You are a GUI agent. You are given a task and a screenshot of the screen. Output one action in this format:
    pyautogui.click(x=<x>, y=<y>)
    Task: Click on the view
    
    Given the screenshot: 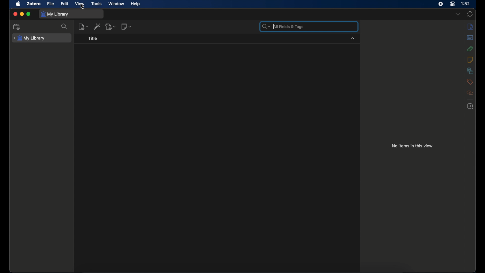 What is the action you would take?
    pyautogui.click(x=80, y=4)
    